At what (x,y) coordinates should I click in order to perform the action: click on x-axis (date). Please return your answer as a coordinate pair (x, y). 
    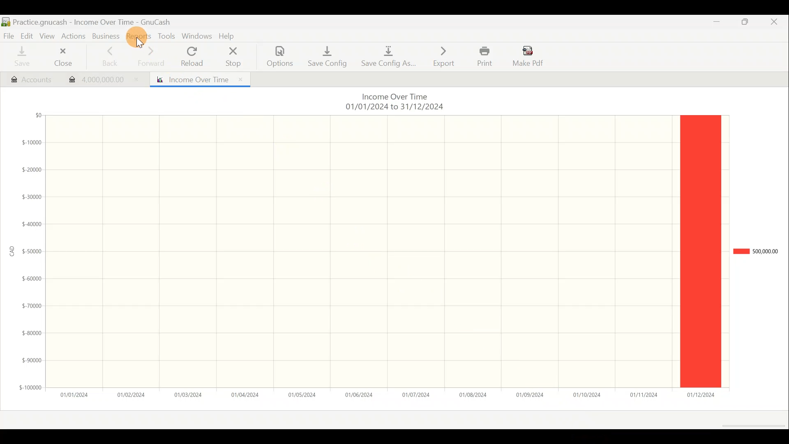
    Looking at the image, I should click on (386, 399).